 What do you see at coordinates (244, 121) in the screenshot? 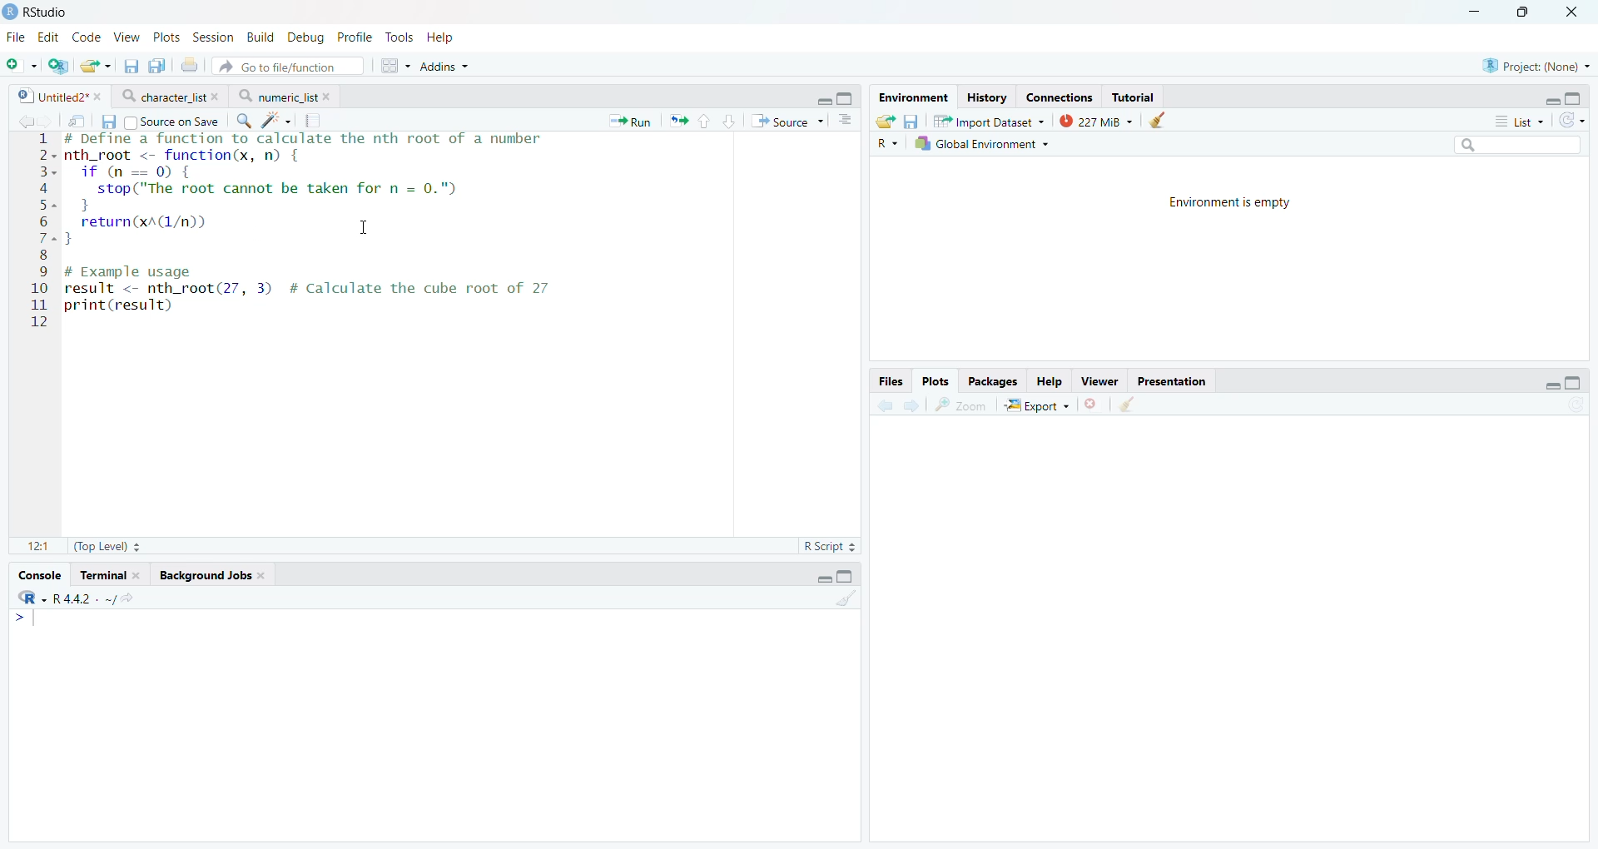
I see `Find/Replace` at bounding box center [244, 121].